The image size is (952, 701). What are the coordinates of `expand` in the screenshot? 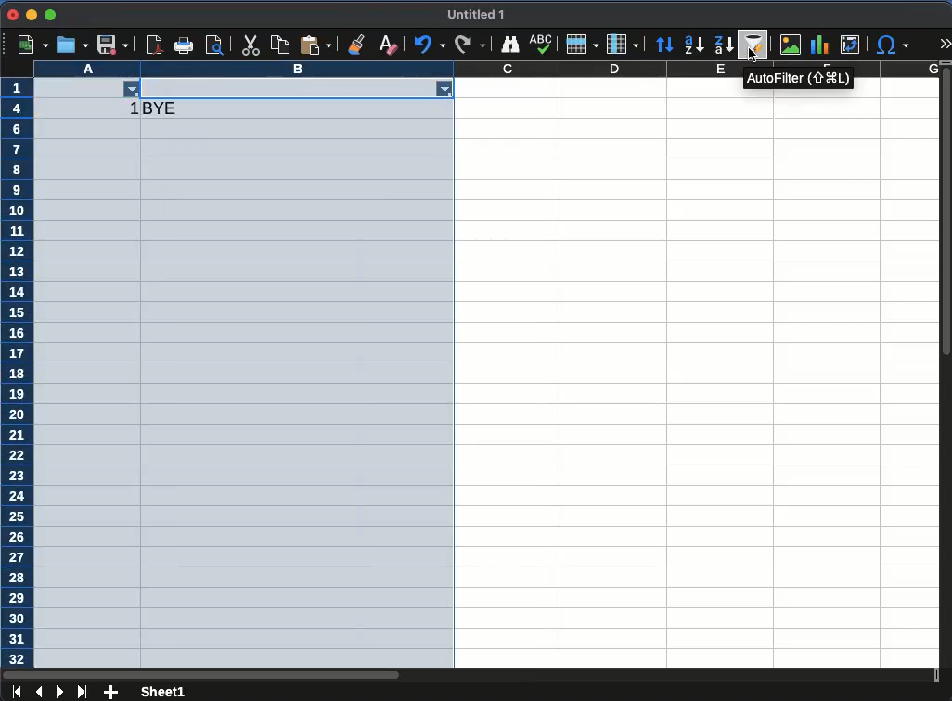 It's located at (946, 44).